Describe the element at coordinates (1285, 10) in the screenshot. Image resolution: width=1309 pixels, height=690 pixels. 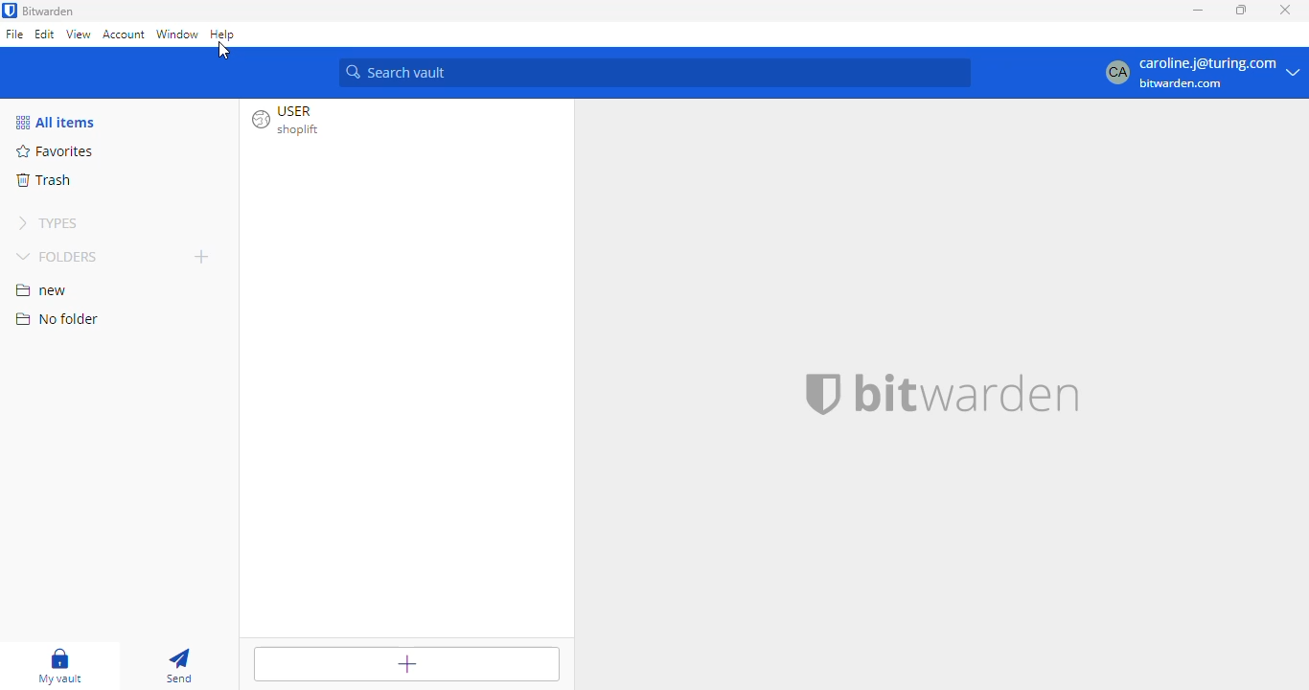
I see `close` at that location.